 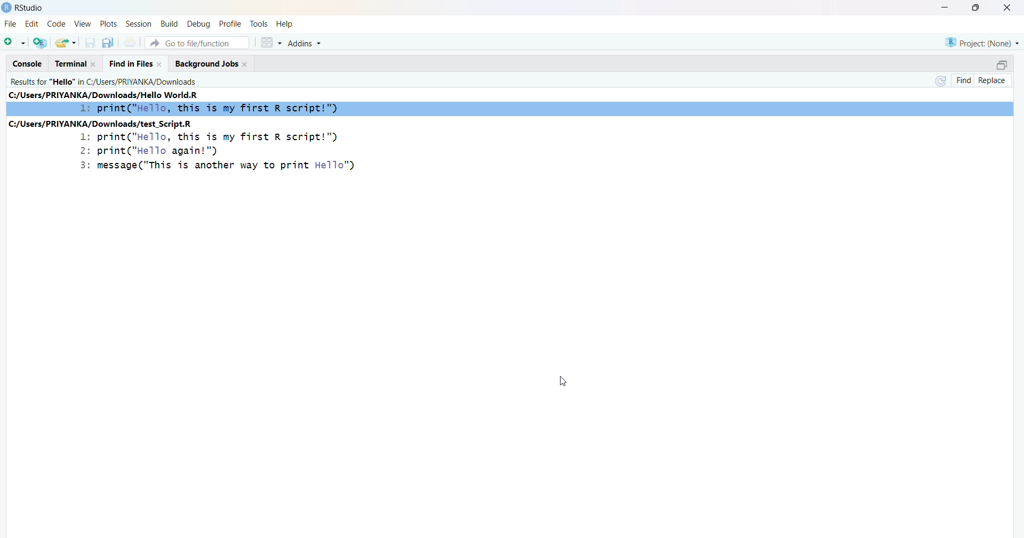 I want to click on RStudio, so click(x=29, y=8).